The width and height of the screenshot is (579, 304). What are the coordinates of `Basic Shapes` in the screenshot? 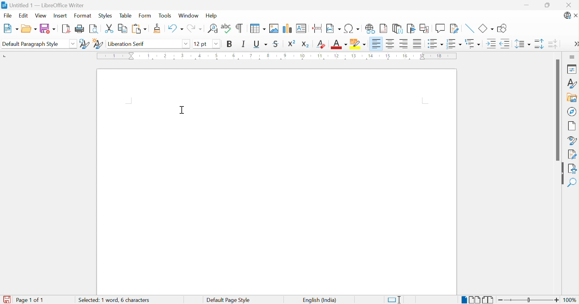 It's located at (485, 28).